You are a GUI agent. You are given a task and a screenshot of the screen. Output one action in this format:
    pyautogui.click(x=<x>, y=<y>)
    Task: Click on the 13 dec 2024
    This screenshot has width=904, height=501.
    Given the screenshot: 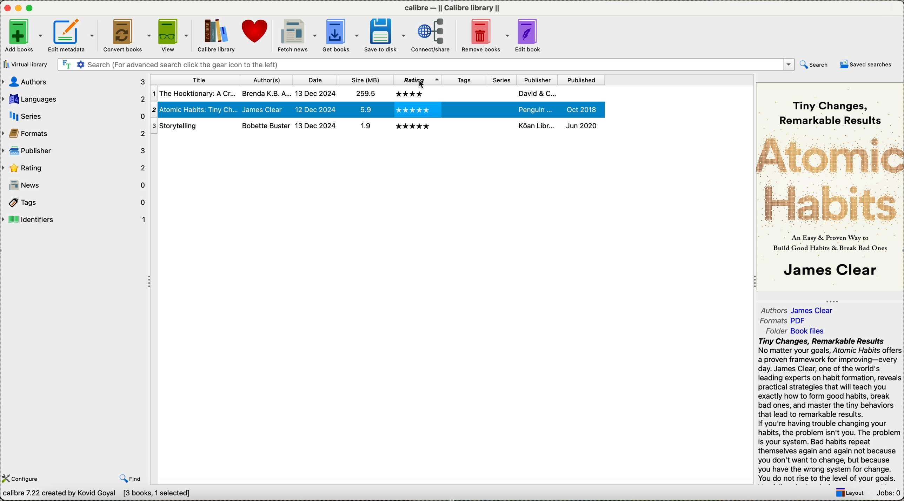 What is the action you would take?
    pyautogui.click(x=316, y=109)
    